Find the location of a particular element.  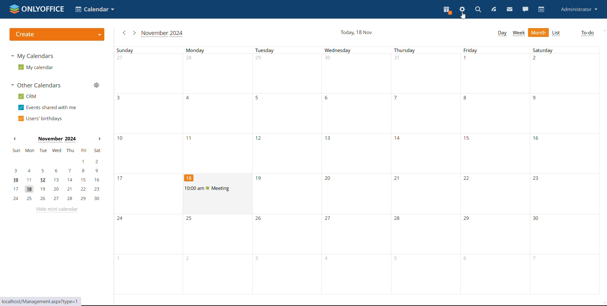

wednesday is located at coordinates (357, 170).